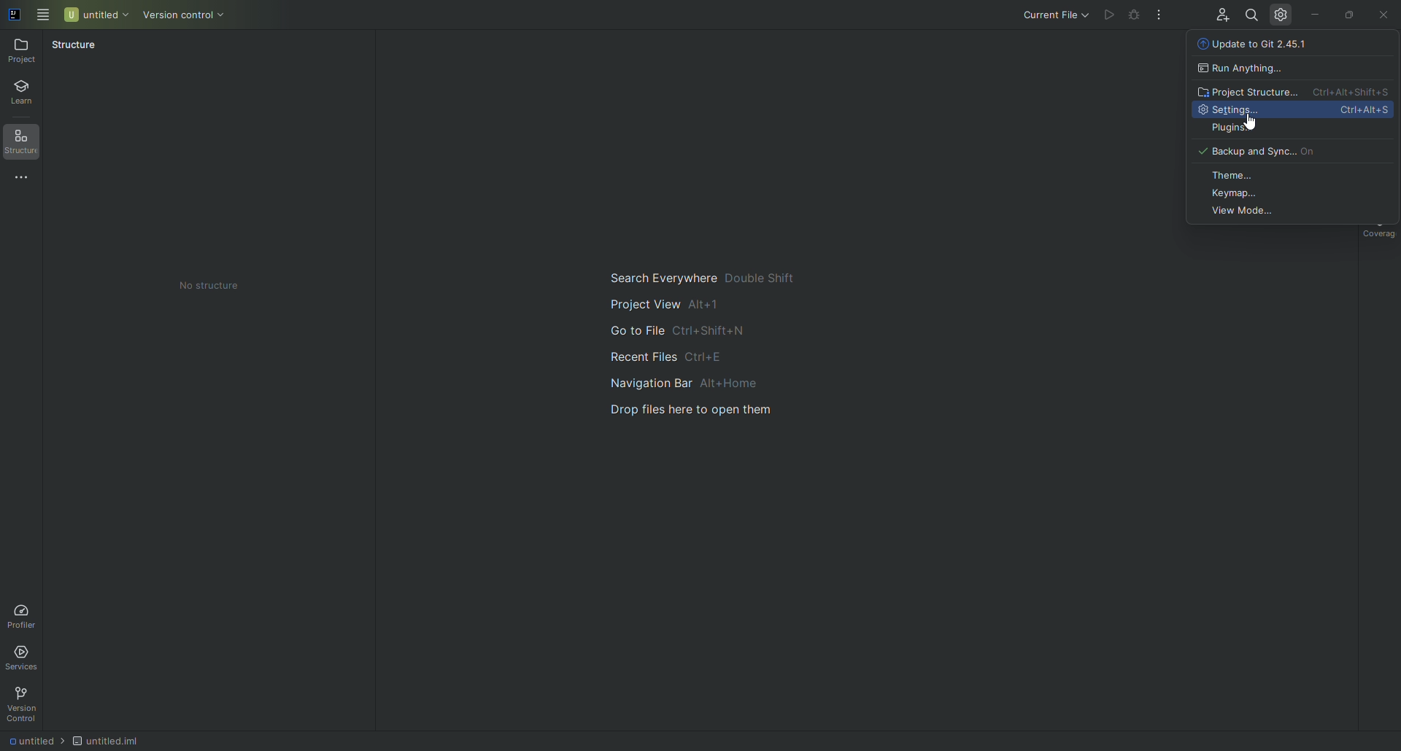 The width and height of the screenshot is (1401, 751). What do you see at coordinates (1295, 91) in the screenshot?
I see `Project Structure` at bounding box center [1295, 91].